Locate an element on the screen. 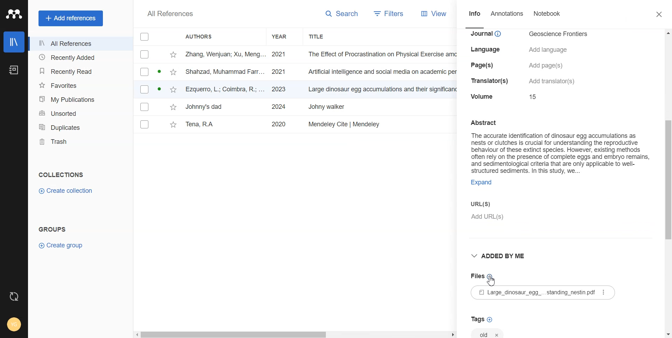 This screenshot has width=672, height=338. Annotations is located at coordinates (508, 14).